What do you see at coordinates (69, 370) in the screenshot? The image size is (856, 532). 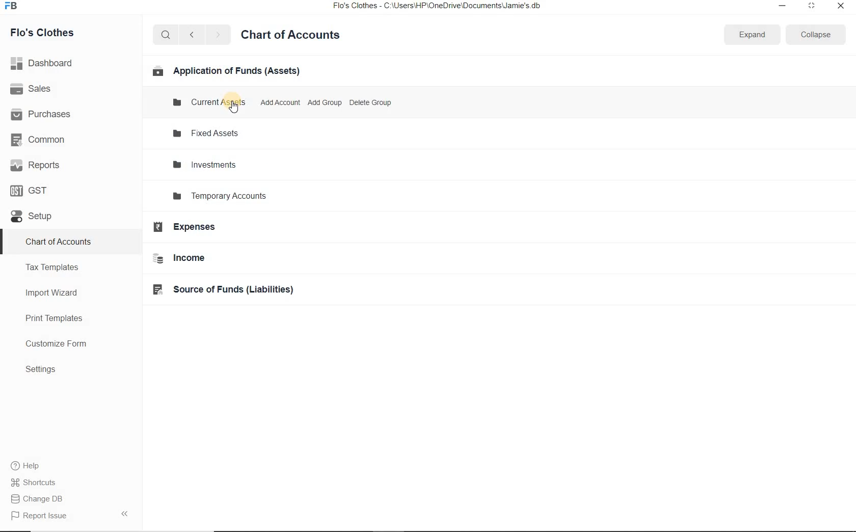 I see `Settings` at bounding box center [69, 370].